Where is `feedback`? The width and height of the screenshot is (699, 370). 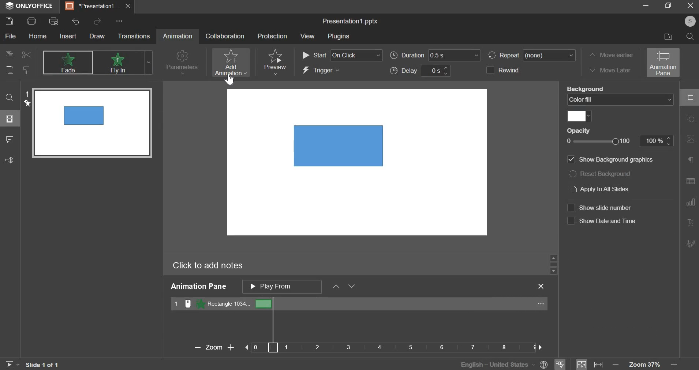
feedback is located at coordinates (10, 161).